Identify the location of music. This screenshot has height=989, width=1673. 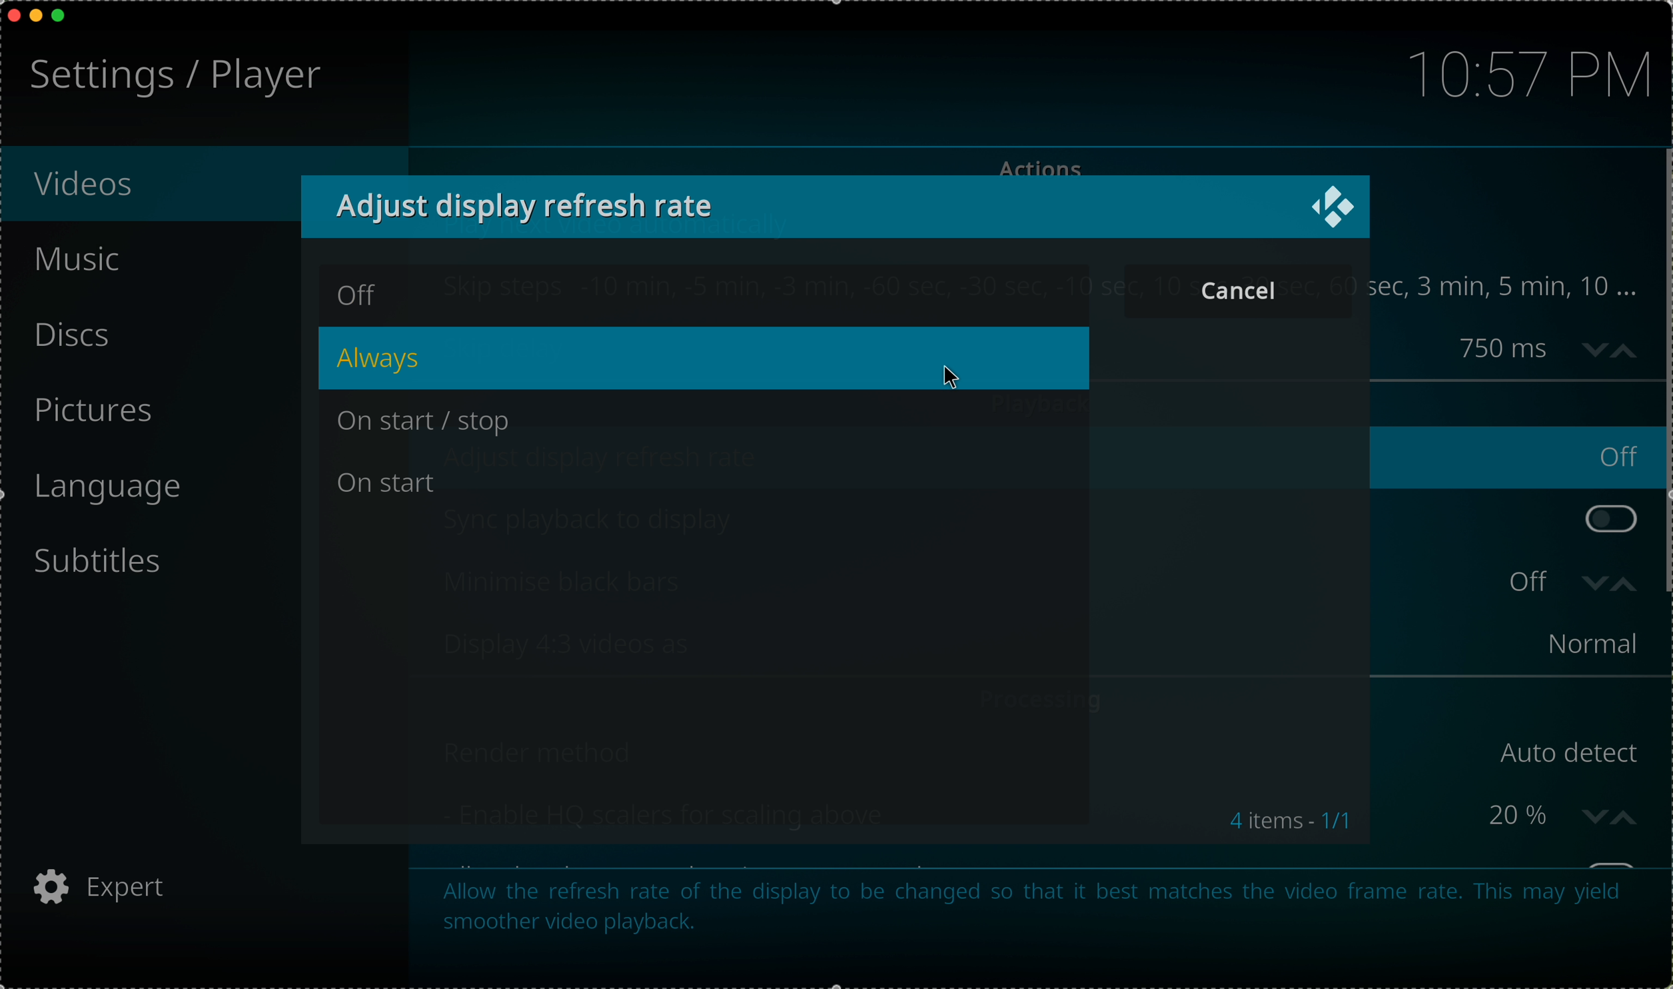
(81, 259).